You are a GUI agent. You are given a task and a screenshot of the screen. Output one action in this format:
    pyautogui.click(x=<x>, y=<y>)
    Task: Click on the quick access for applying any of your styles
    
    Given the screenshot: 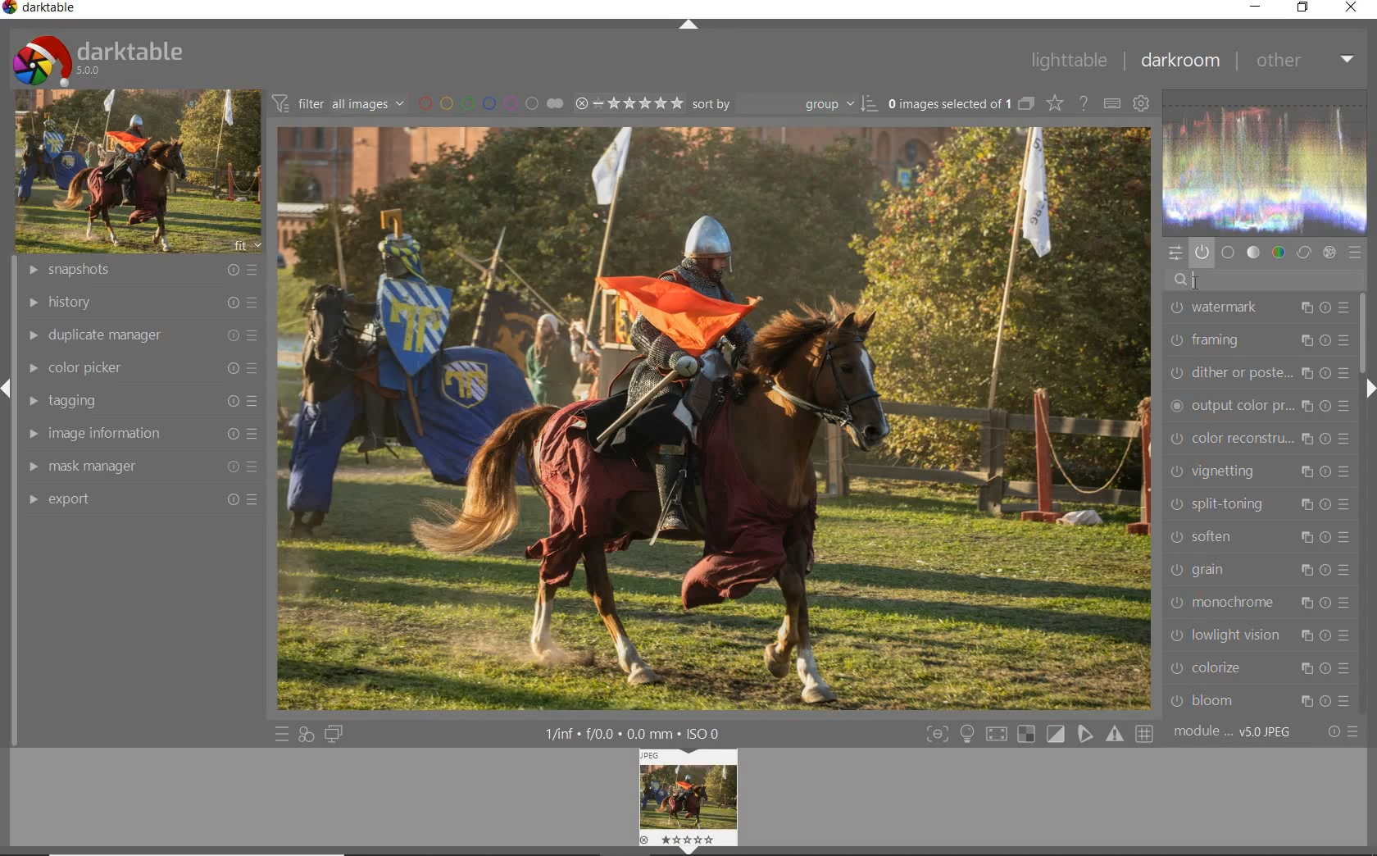 What is the action you would take?
    pyautogui.click(x=307, y=733)
    